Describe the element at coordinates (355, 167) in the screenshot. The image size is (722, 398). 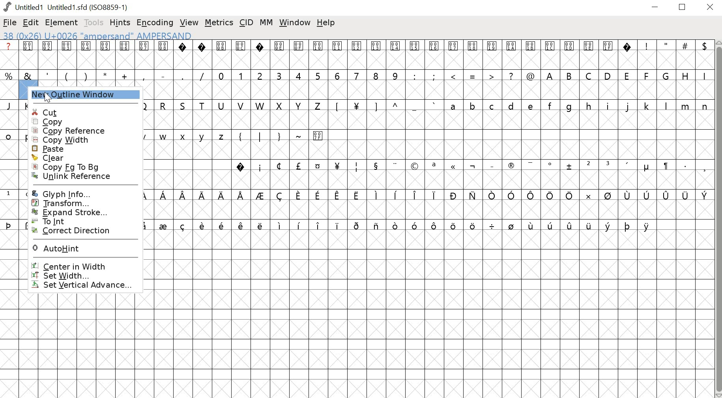
I see `symbol` at that location.